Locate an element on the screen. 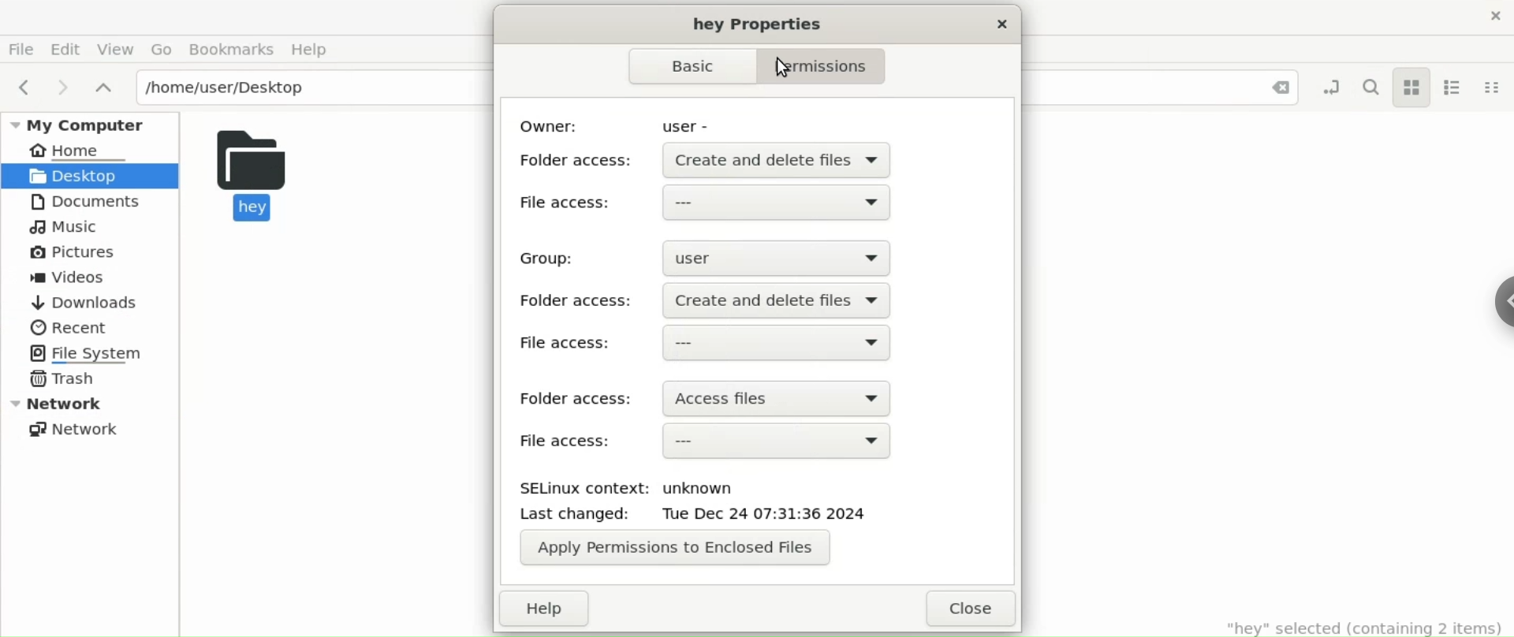 The height and width of the screenshot is (637, 1514). Pictures is located at coordinates (79, 255).